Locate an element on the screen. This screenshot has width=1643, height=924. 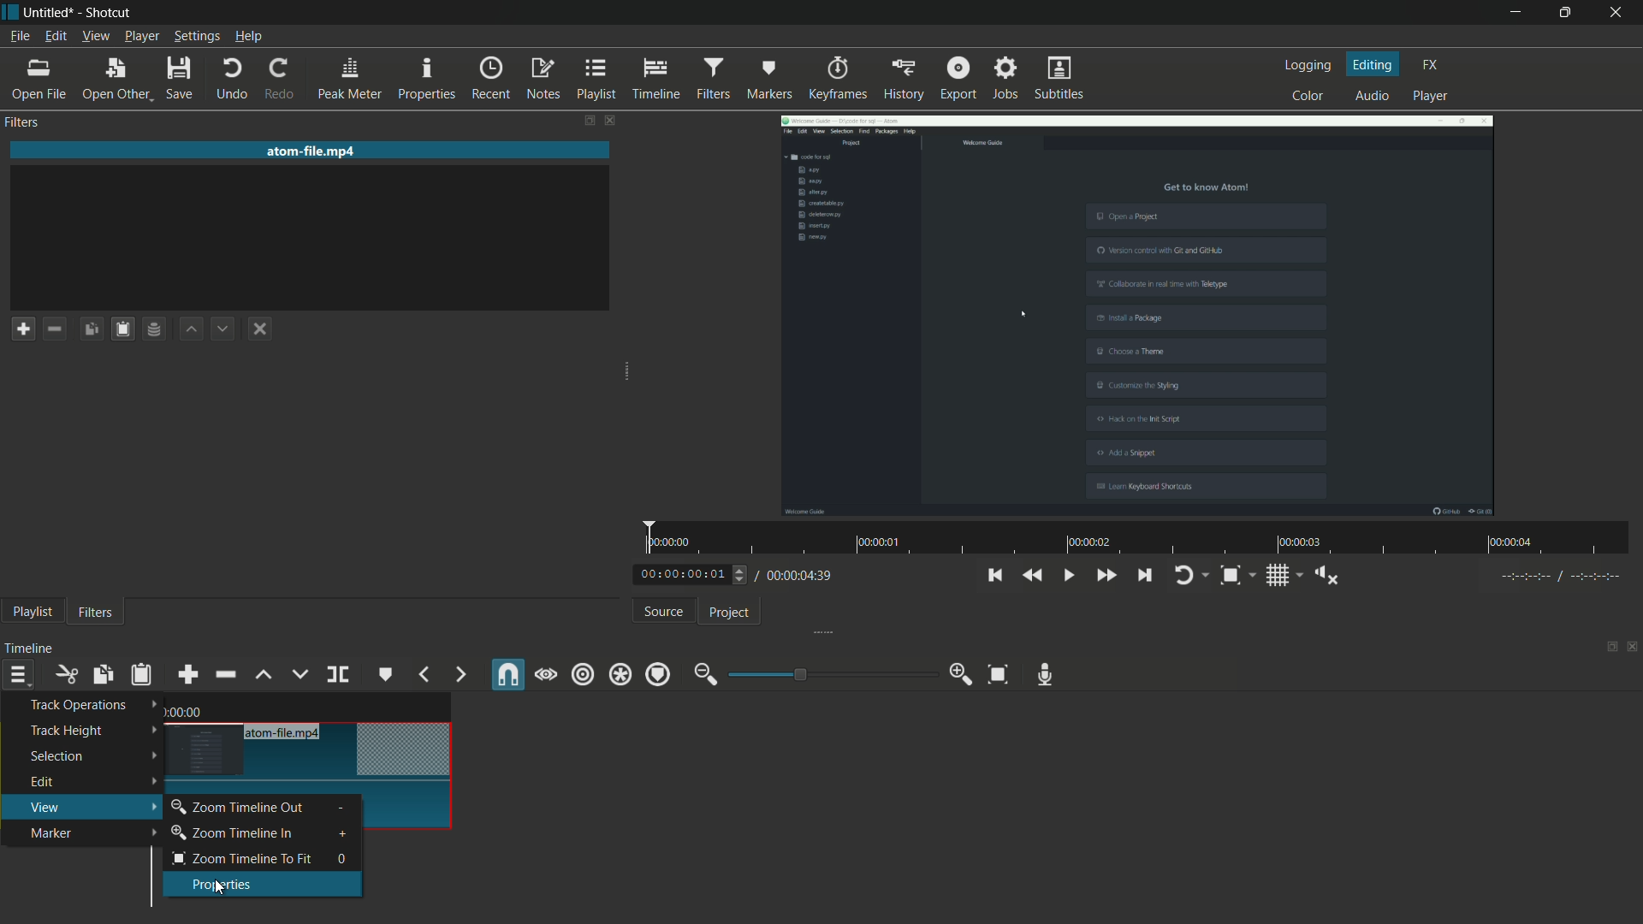
properties is located at coordinates (427, 76).